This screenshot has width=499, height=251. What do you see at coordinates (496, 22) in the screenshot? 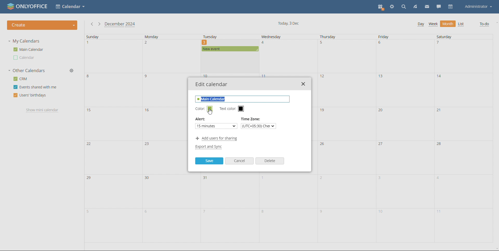
I see `scroll up` at bounding box center [496, 22].